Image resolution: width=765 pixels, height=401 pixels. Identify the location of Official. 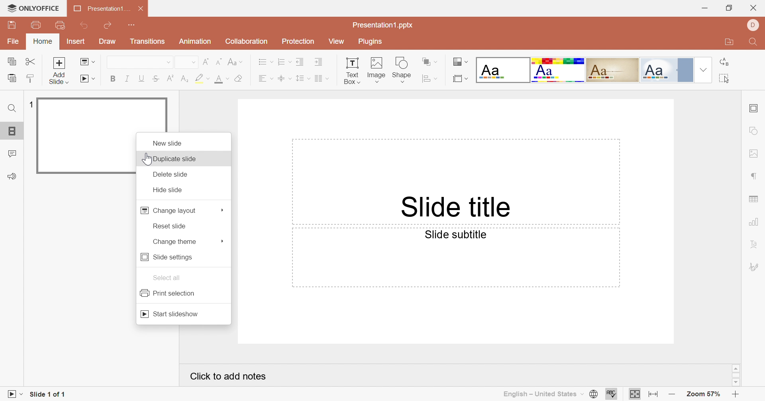
(667, 71).